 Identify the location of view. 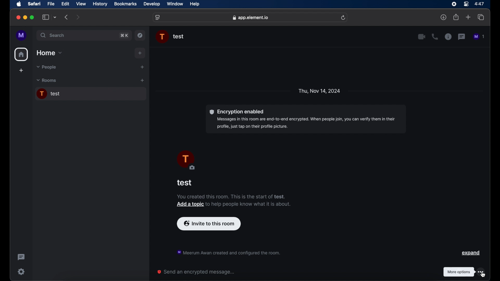
(81, 4).